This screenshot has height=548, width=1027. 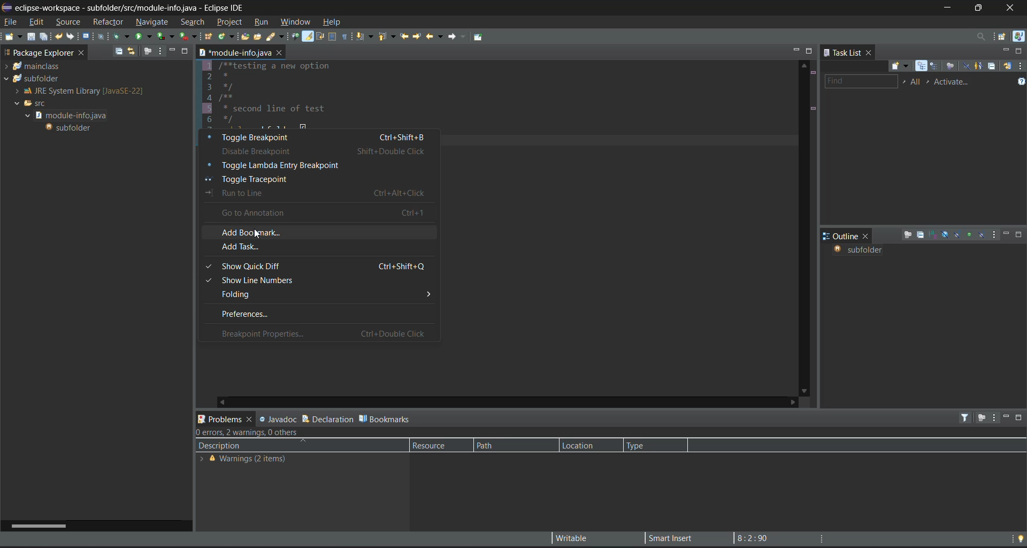 I want to click on maximize, so click(x=1021, y=419).